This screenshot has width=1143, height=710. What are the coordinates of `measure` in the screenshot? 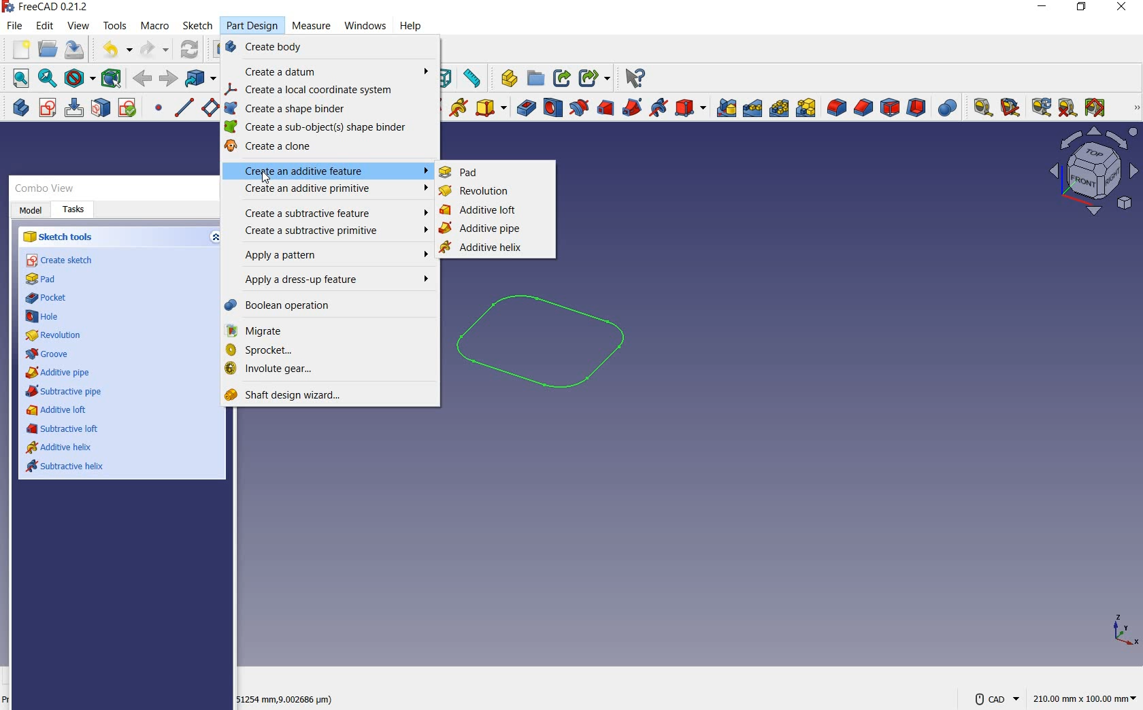 It's located at (1134, 108).